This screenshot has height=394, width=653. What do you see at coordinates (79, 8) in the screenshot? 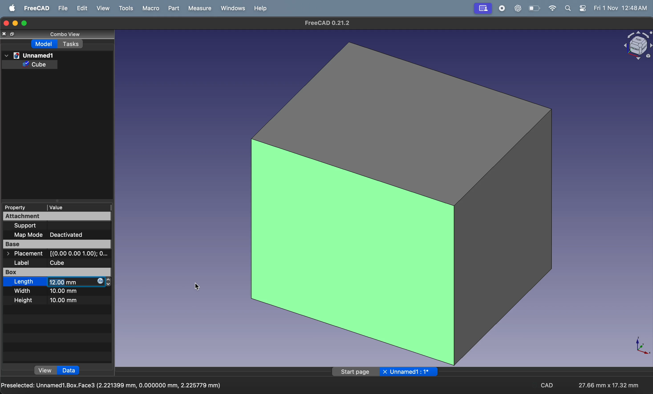
I see `edit` at bounding box center [79, 8].